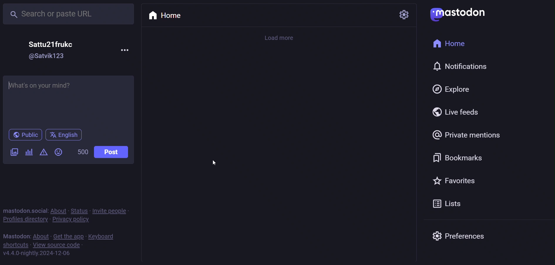 The image size is (555, 265). Describe the element at coordinates (102, 236) in the screenshot. I see `keyboard` at that location.